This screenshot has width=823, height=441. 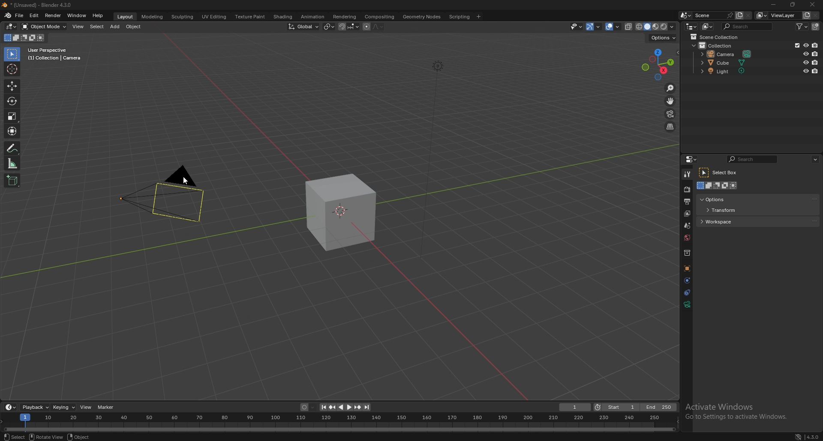 What do you see at coordinates (332, 407) in the screenshot?
I see `jump to keyframe` at bounding box center [332, 407].